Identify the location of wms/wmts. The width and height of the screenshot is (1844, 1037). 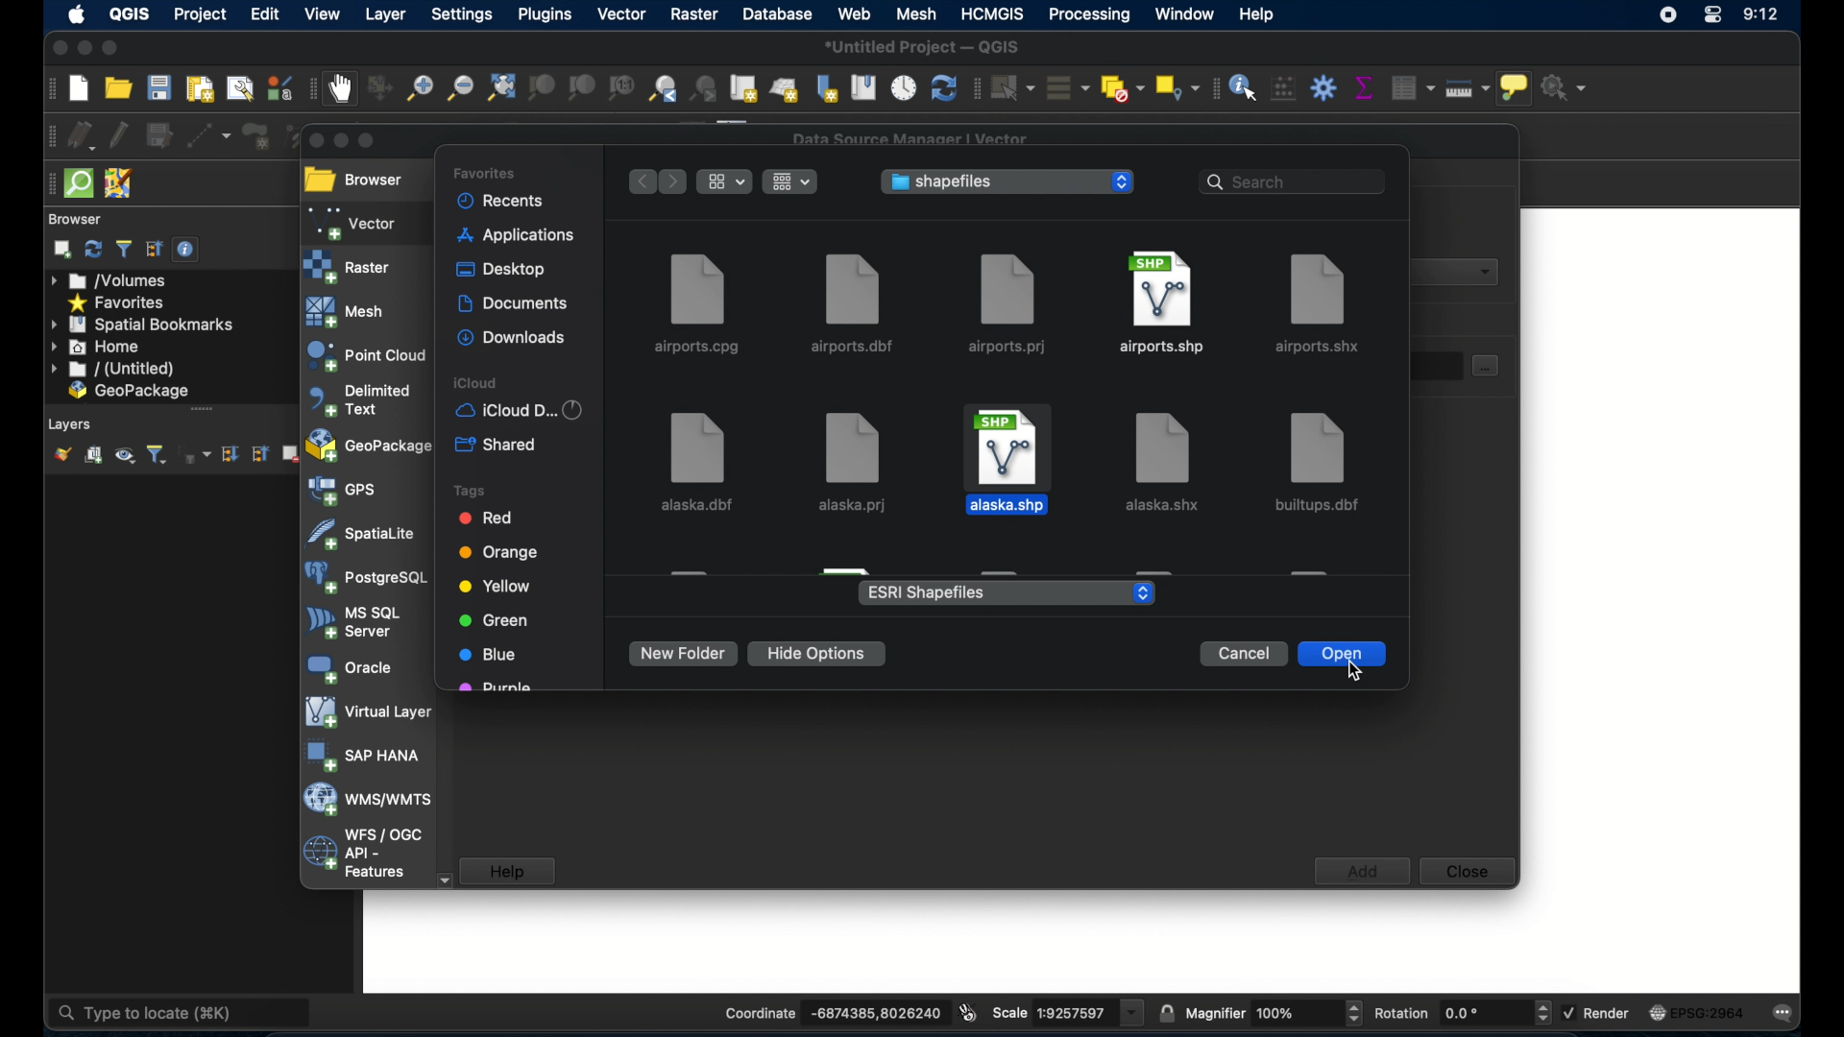
(366, 801).